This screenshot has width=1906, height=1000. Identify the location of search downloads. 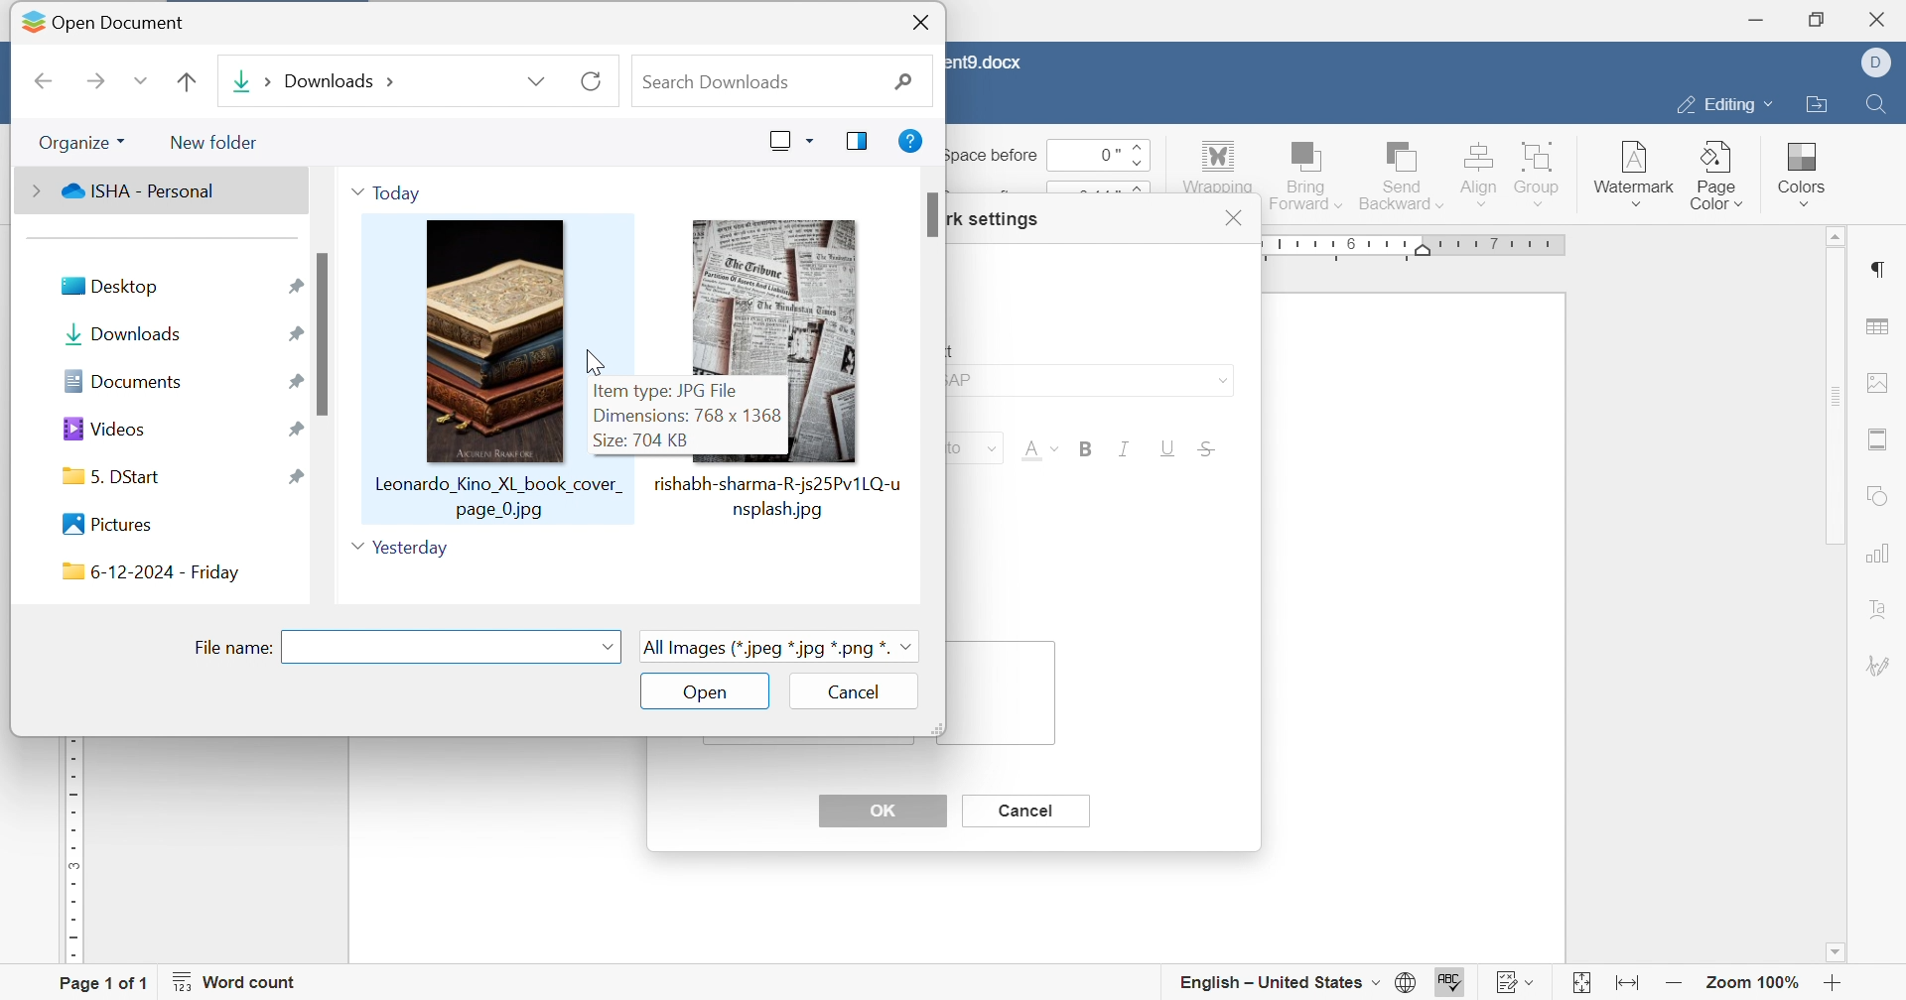
(777, 85).